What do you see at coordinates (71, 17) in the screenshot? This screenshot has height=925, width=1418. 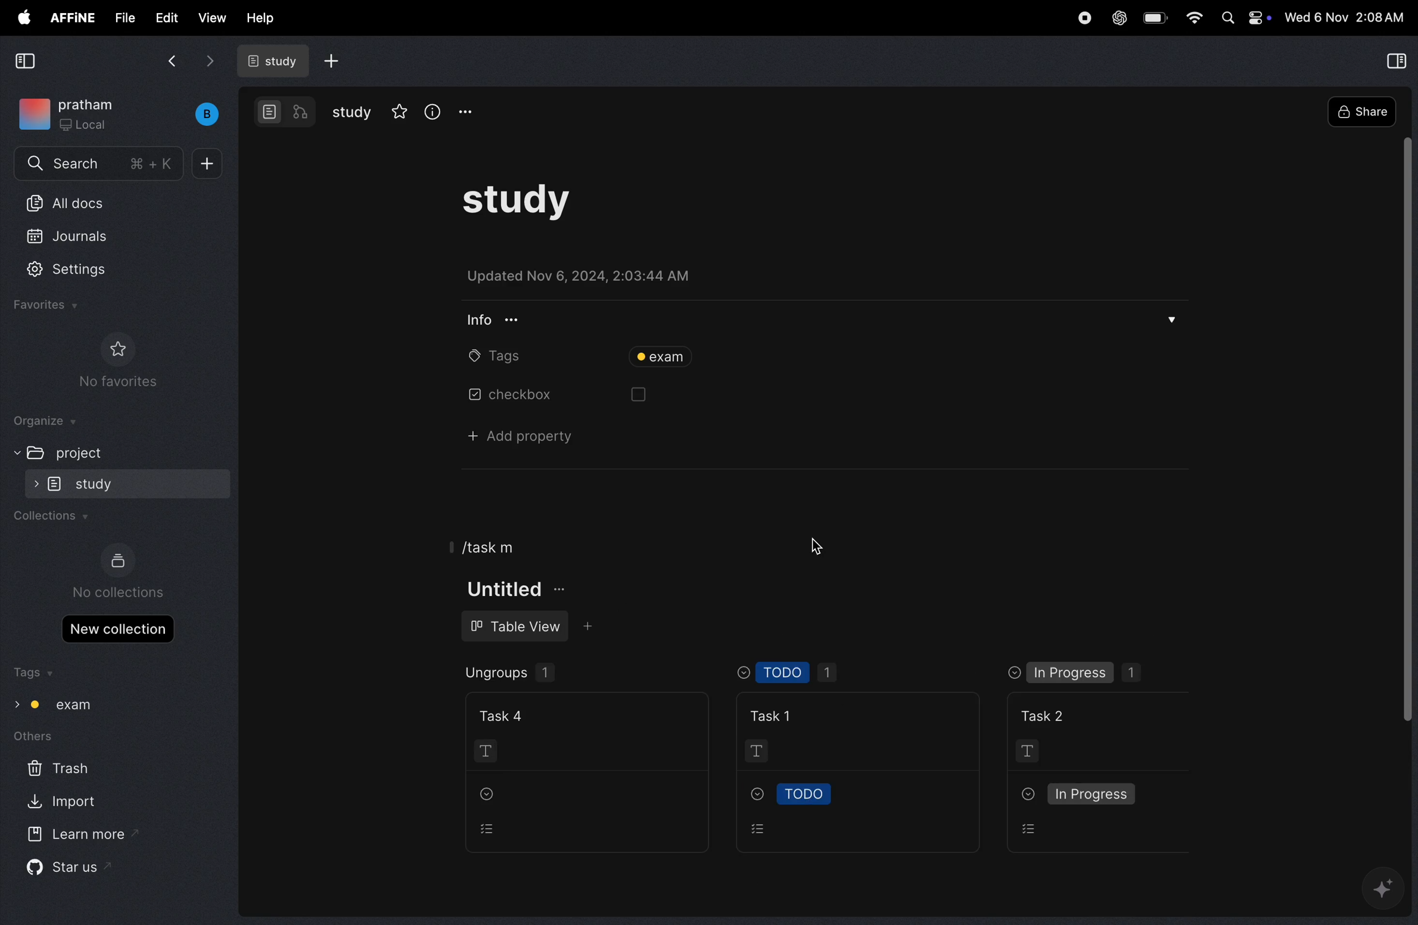 I see `affine` at bounding box center [71, 17].